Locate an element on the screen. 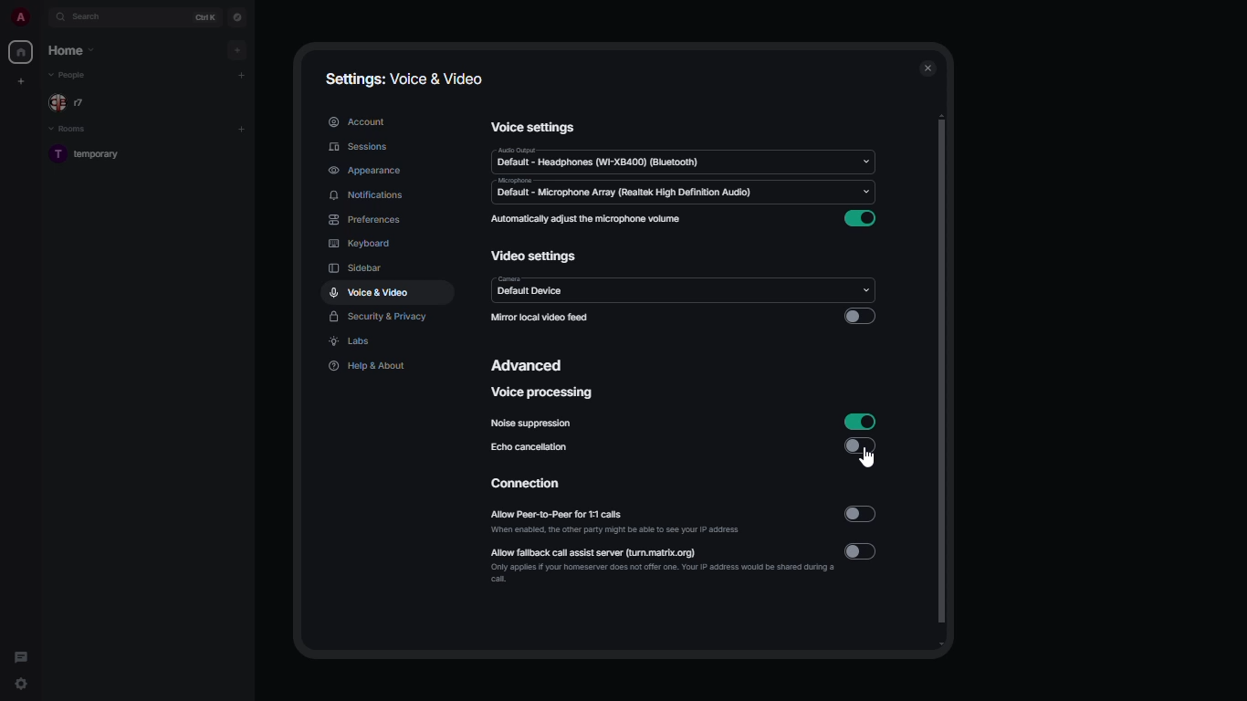 The height and width of the screenshot is (701, 1247). disabled is located at coordinates (859, 315).